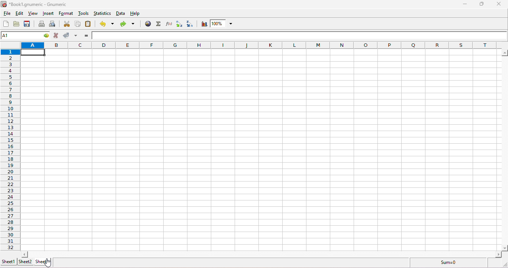  What do you see at coordinates (49, 14) in the screenshot?
I see `insert` at bounding box center [49, 14].